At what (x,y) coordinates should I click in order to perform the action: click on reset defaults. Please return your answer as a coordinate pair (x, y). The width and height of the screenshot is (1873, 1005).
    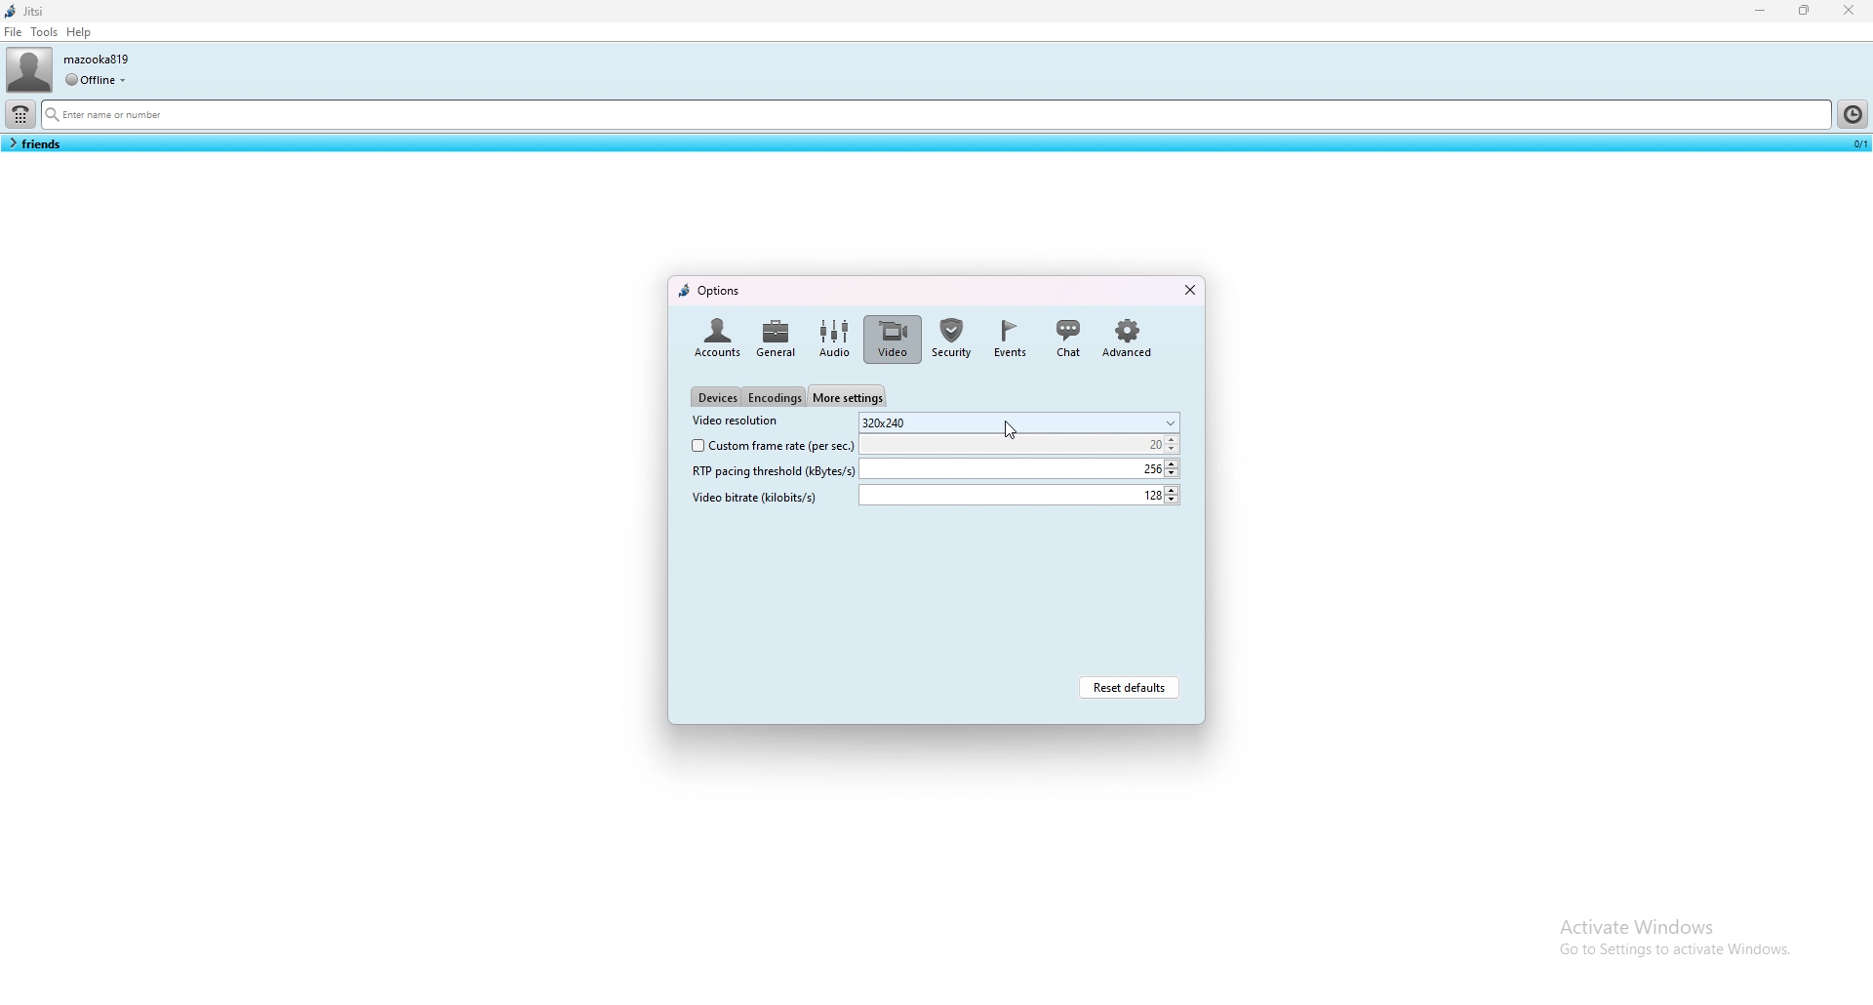
    Looking at the image, I should click on (1134, 687).